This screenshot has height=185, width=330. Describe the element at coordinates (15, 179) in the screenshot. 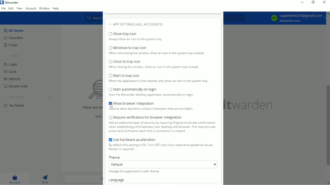

I see `My vault` at that location.